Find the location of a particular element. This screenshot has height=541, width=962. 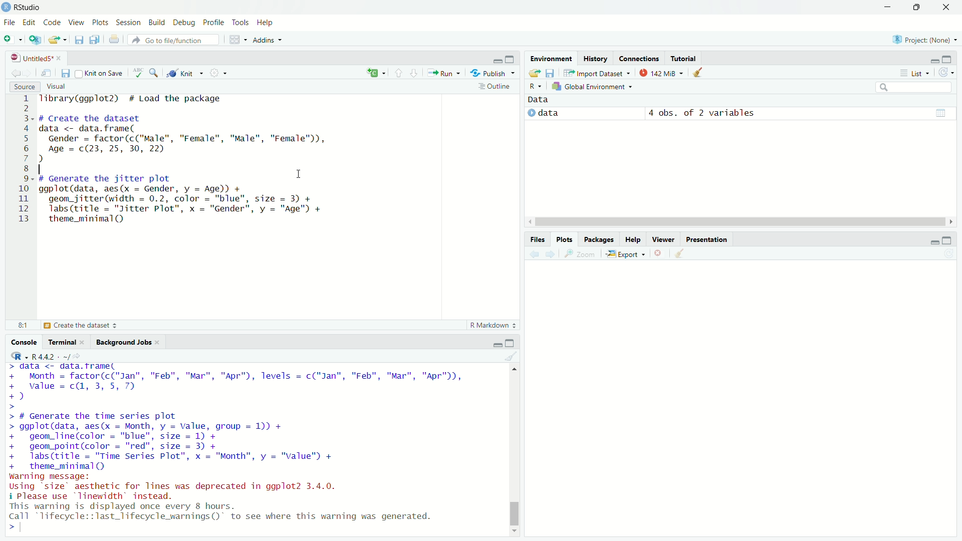

warning message is located at coordinates (180, 486).